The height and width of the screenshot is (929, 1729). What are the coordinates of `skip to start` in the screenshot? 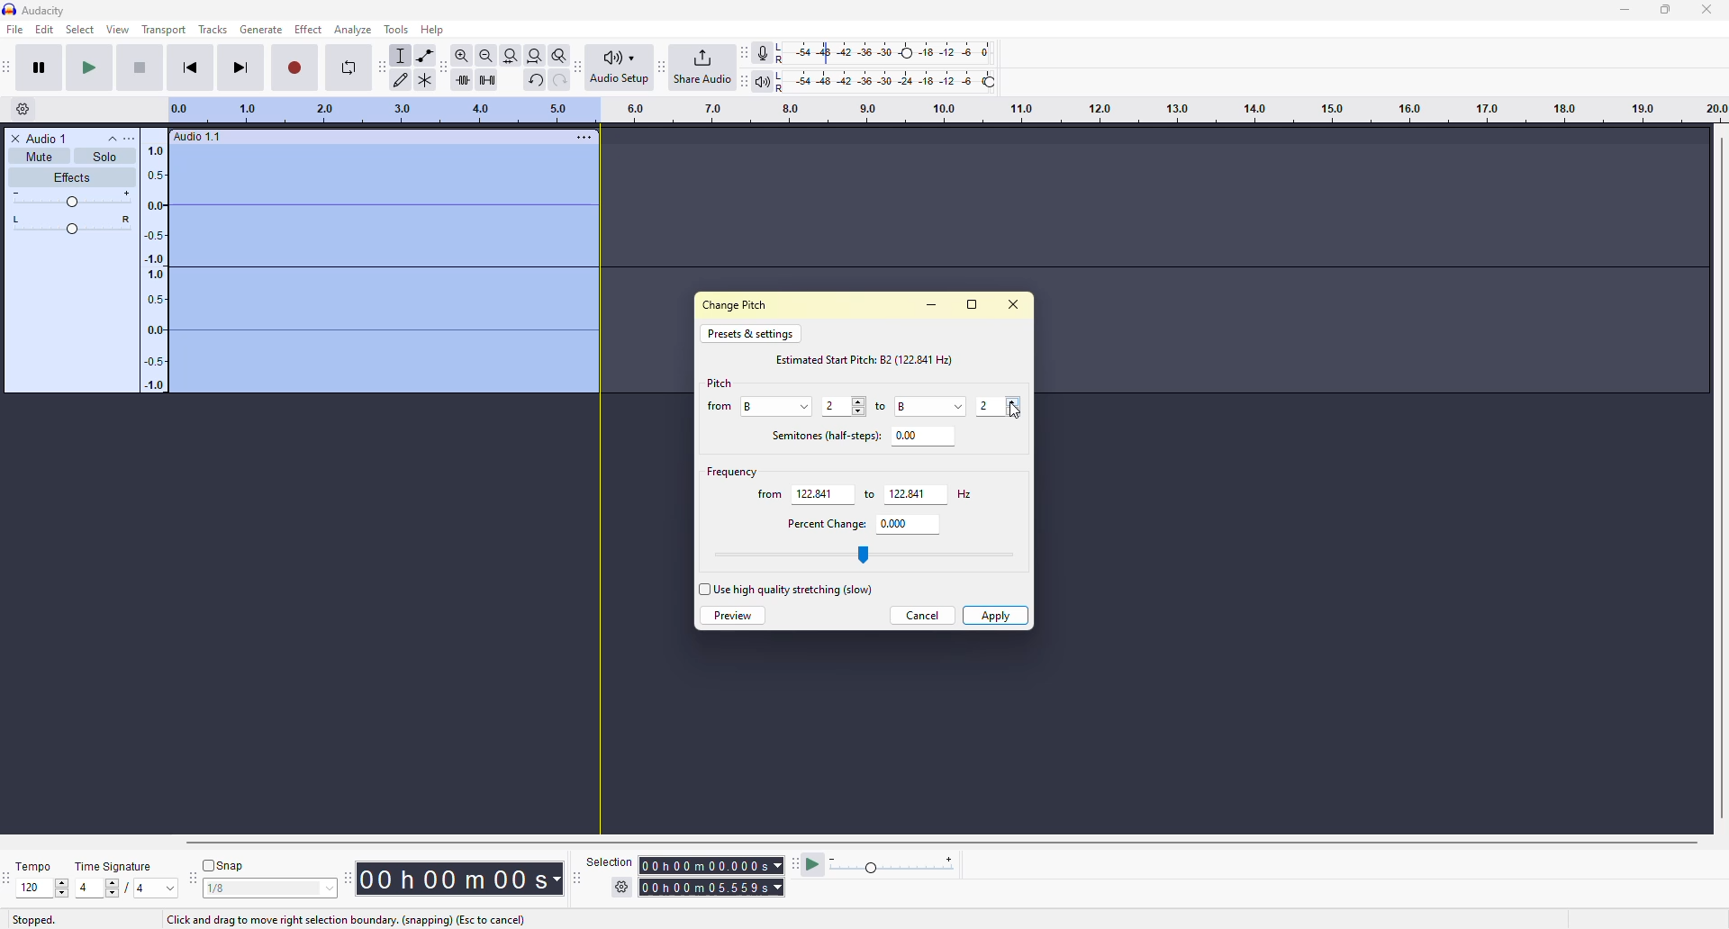 It's located at (190, 67).